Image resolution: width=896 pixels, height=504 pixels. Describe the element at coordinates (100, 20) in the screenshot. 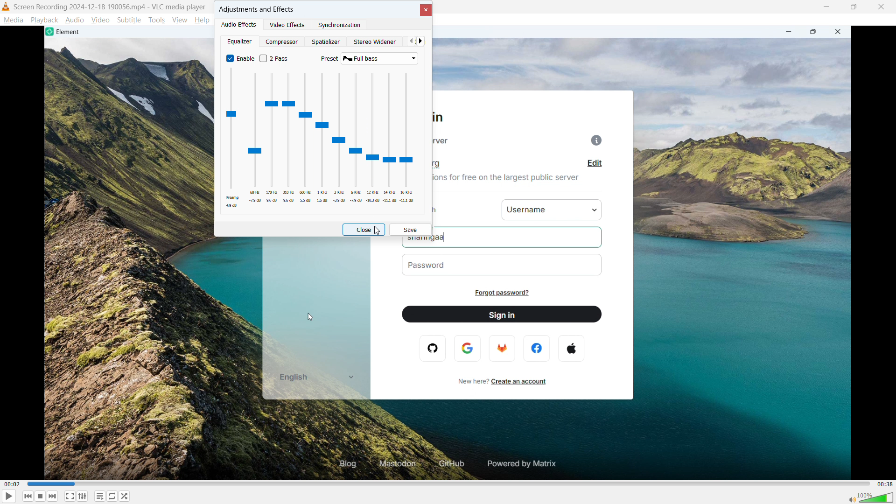

I see `Video ` at that location.